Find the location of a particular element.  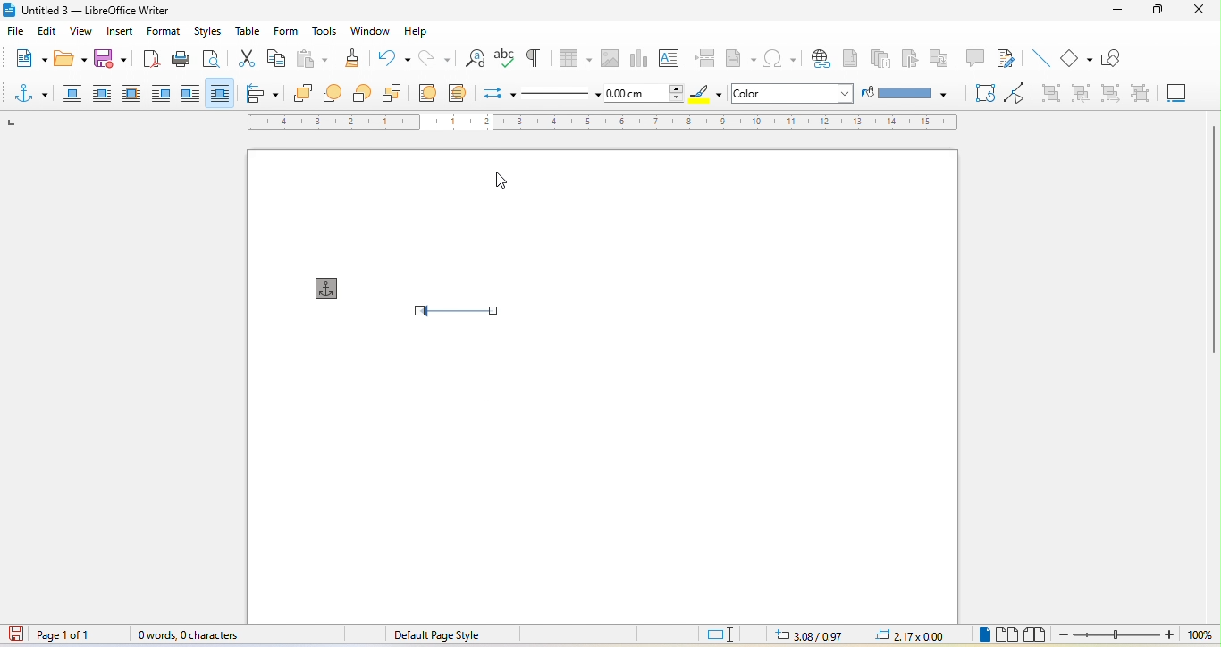

page 1 of 1 is located at coordinates (79, 635).